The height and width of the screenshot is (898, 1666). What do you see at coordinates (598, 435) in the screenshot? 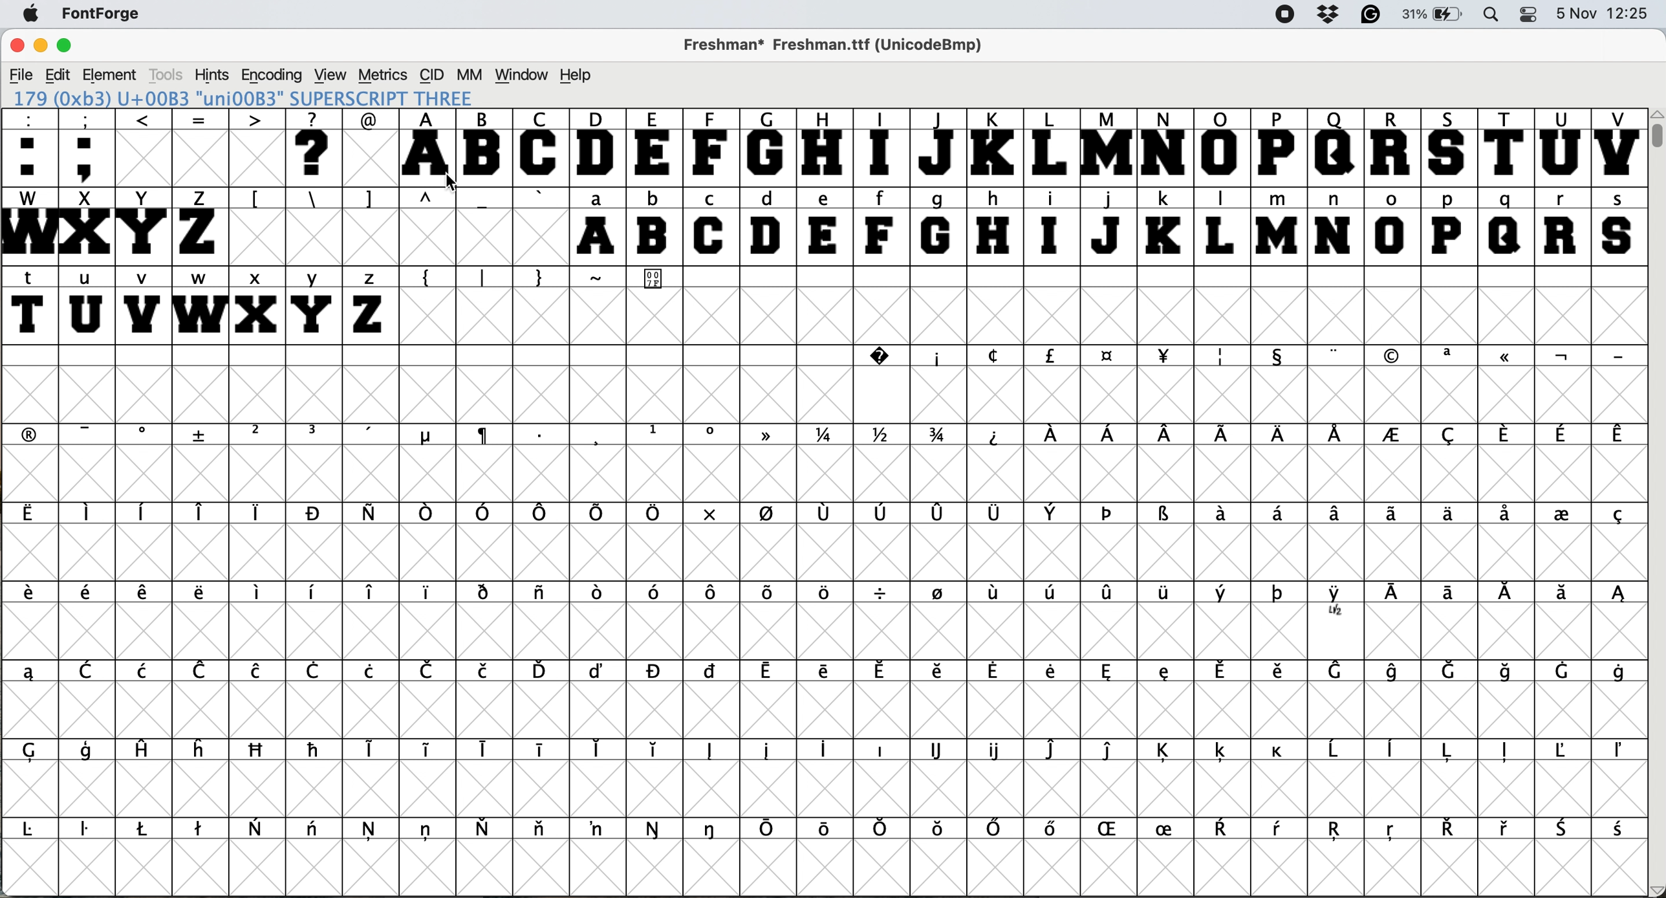
I see `,` at bounding box center [598, 435].